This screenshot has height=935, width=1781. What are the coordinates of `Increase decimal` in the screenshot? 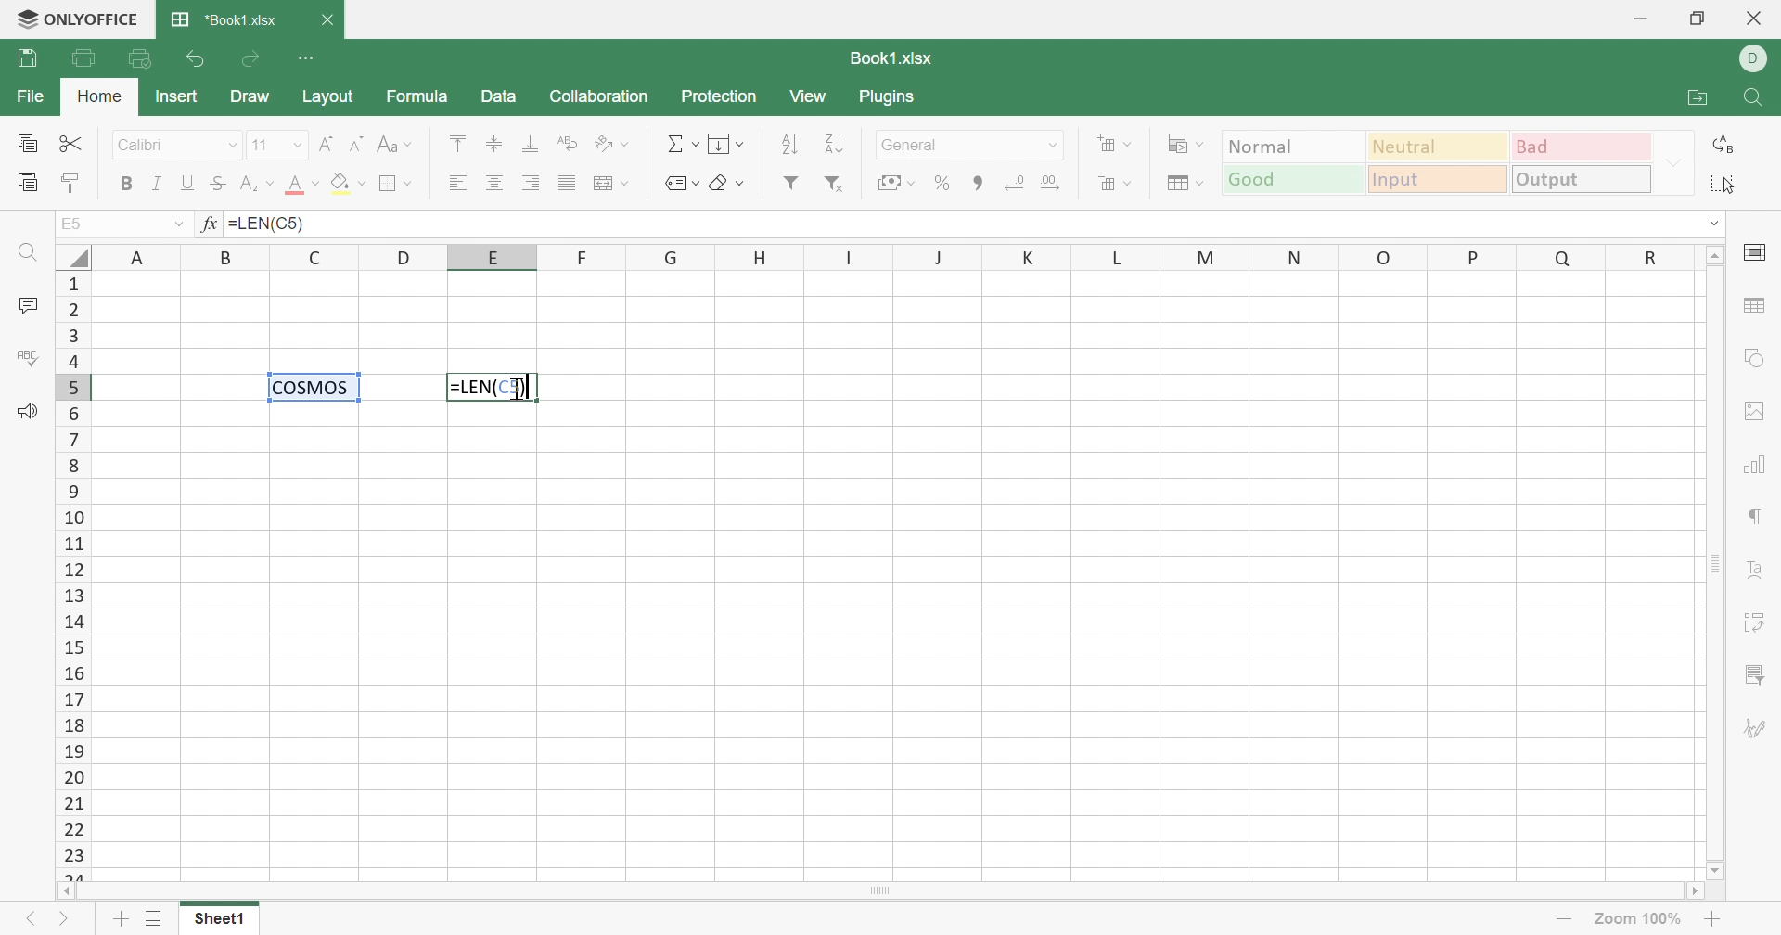 It's located at (1050, 183).